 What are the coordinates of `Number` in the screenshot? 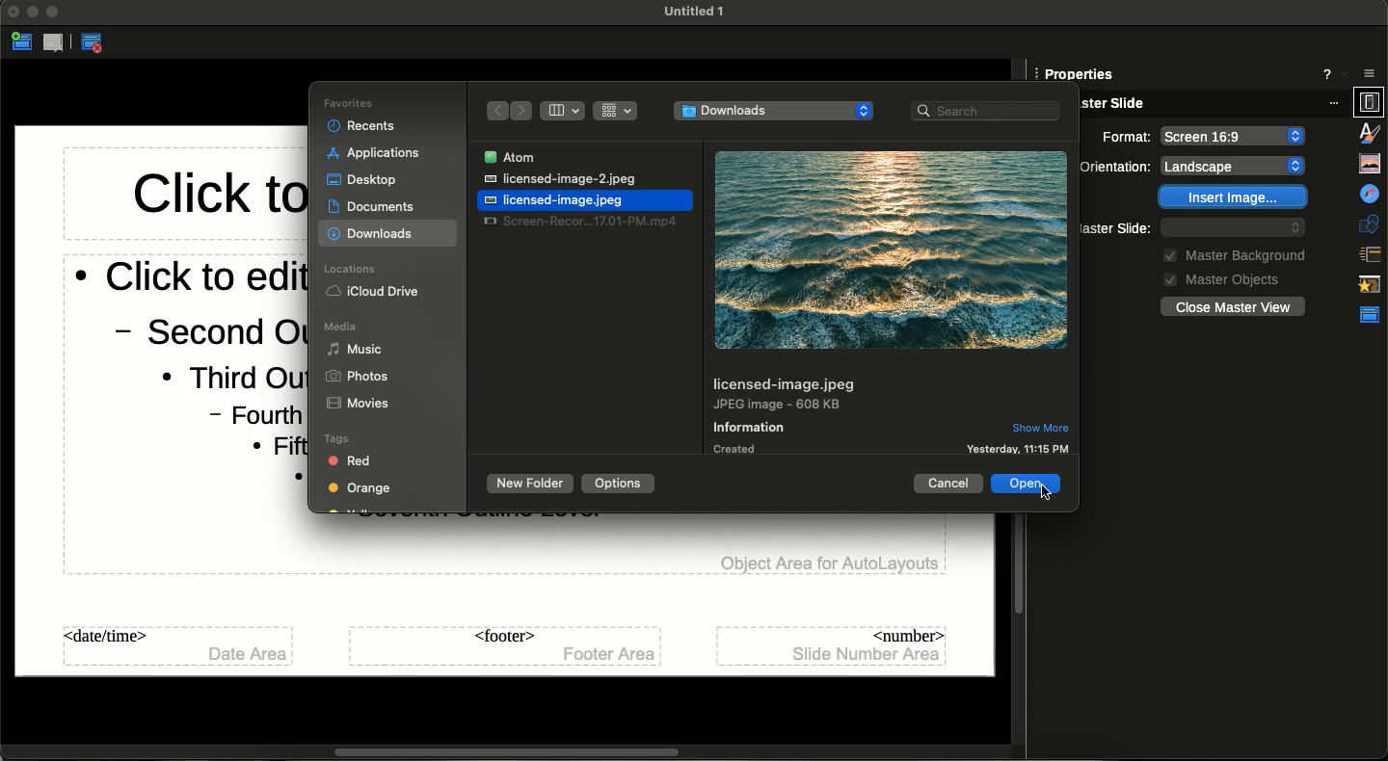 It's located at (832, 643).